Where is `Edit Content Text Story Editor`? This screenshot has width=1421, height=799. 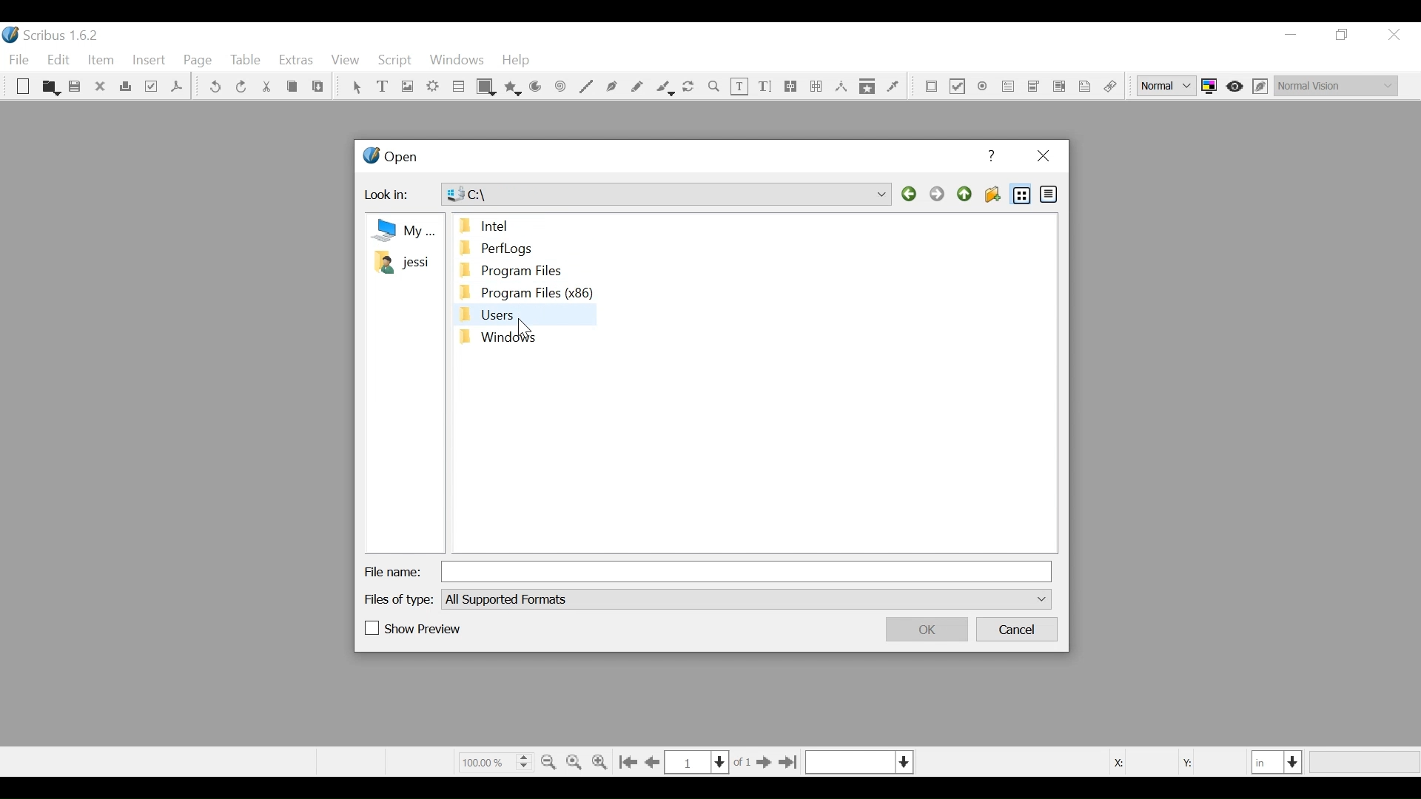 Edit Content Text Story Editor is located at coordinates (765, 87).